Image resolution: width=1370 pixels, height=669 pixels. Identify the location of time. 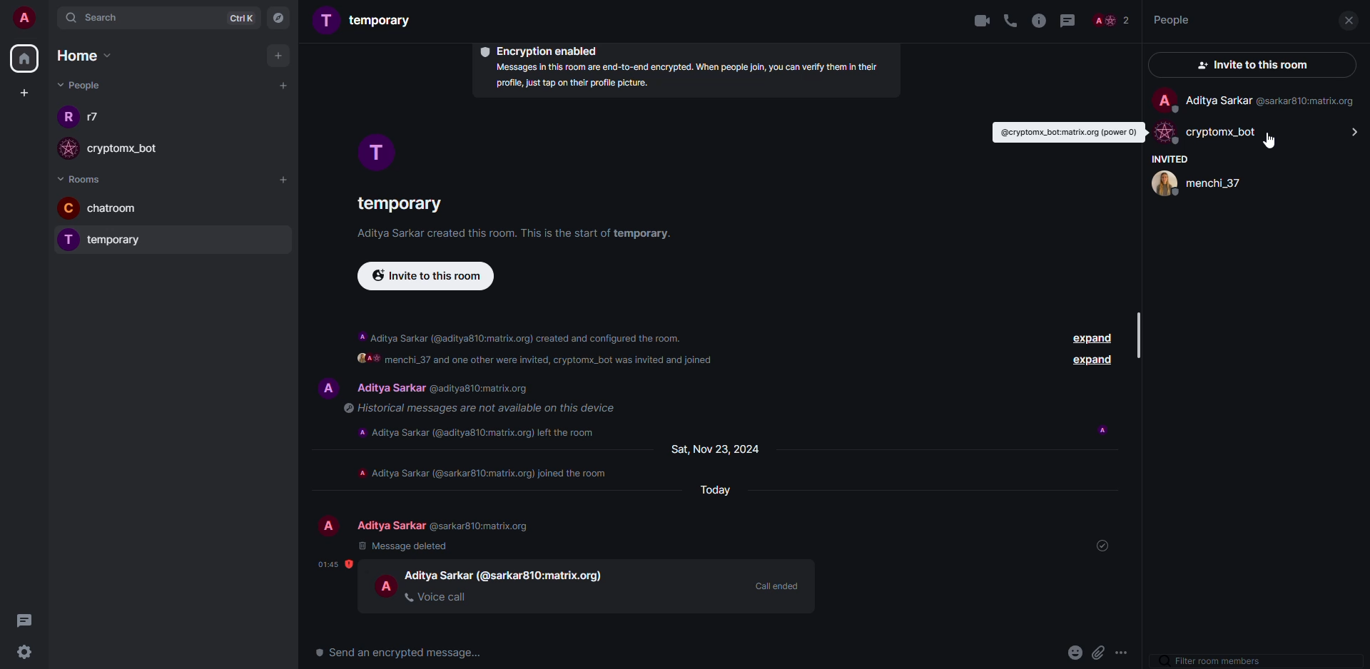
(335, 564).